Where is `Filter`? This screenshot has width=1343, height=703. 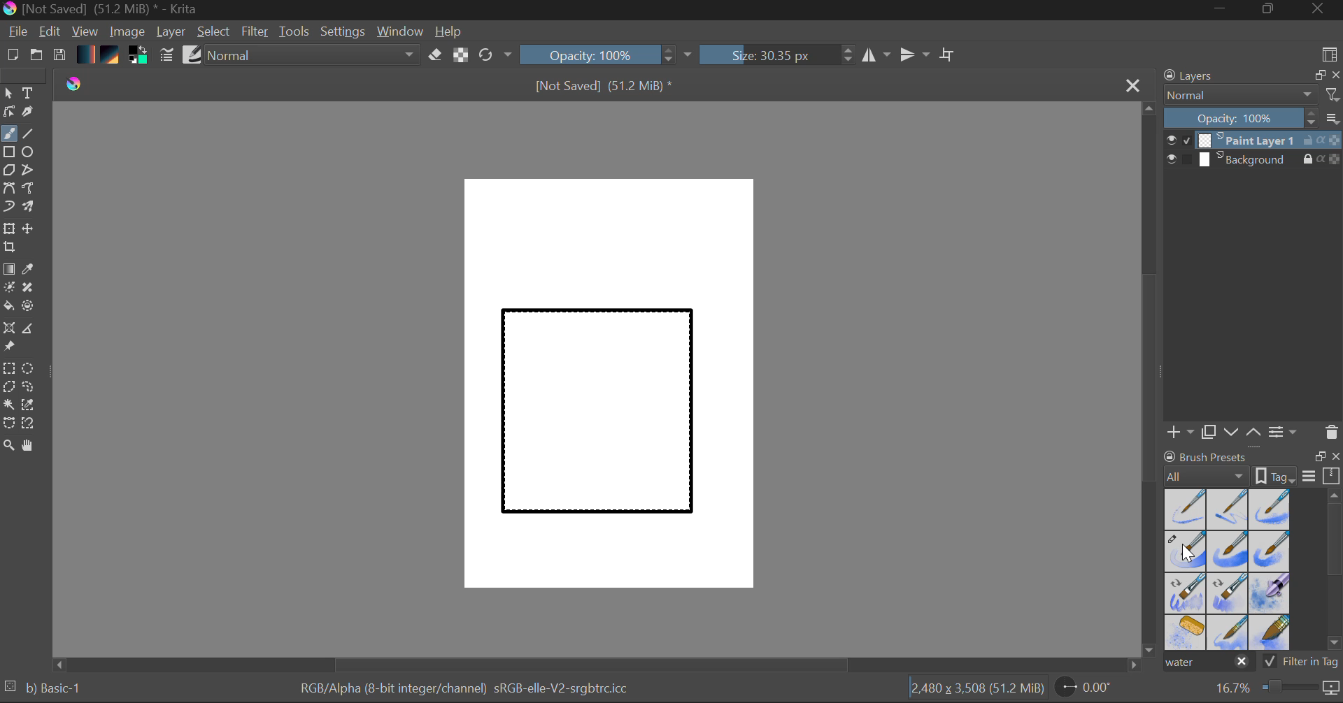
Filter is located at coordinates (257, 34).